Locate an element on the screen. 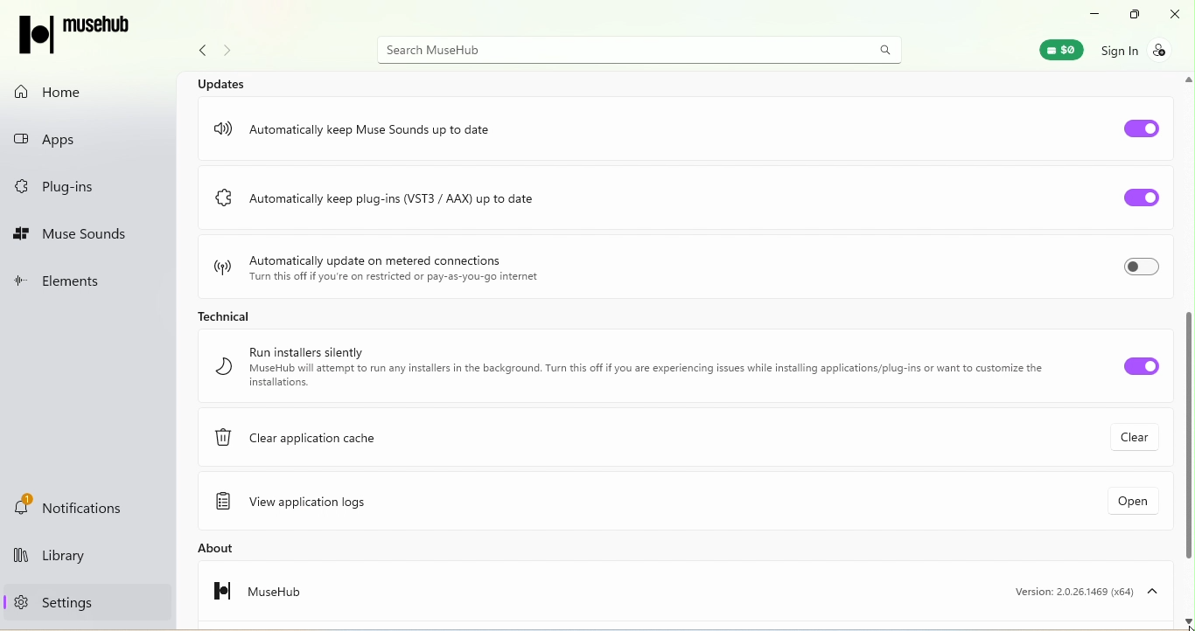 This screenshot has height=631, width=1195. Home is located at coordinates (58, 92).